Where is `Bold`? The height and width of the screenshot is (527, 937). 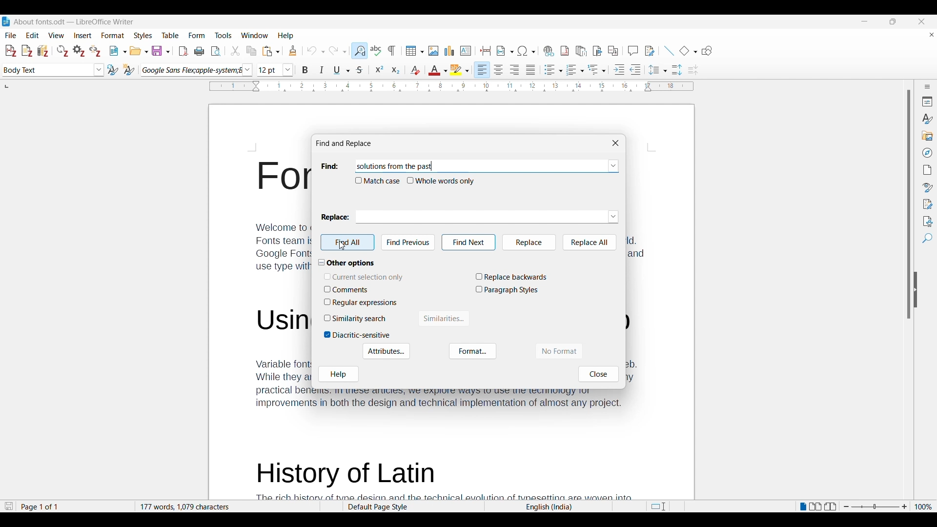
Bold is located at coordinates (306, 70).